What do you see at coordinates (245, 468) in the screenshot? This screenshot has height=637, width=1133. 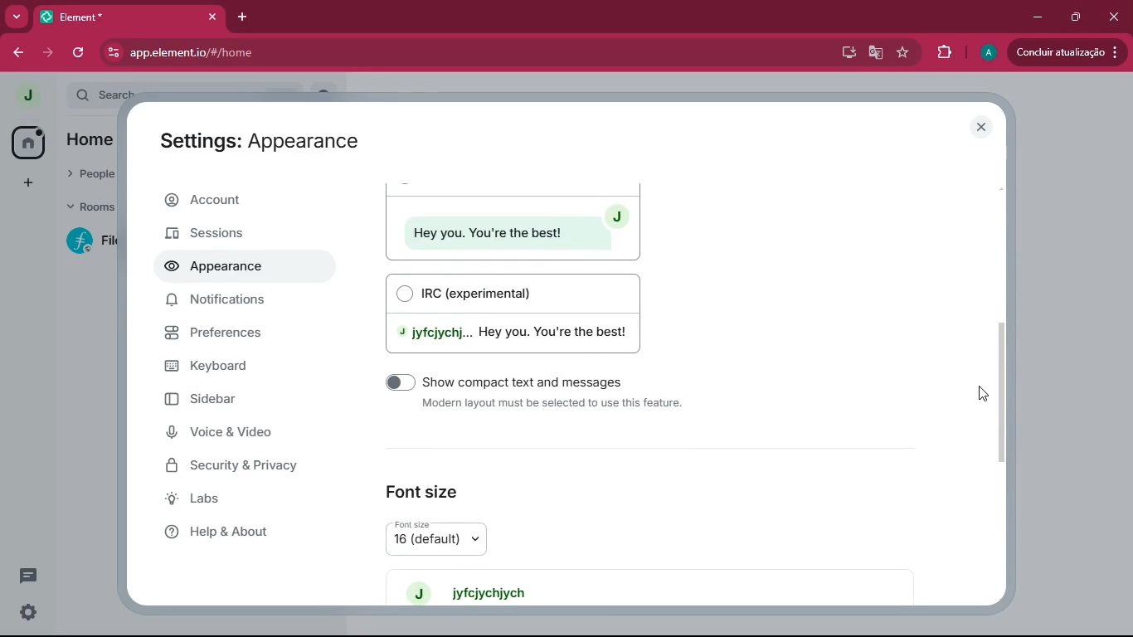 I see `security` at bounding box center [245, 468].